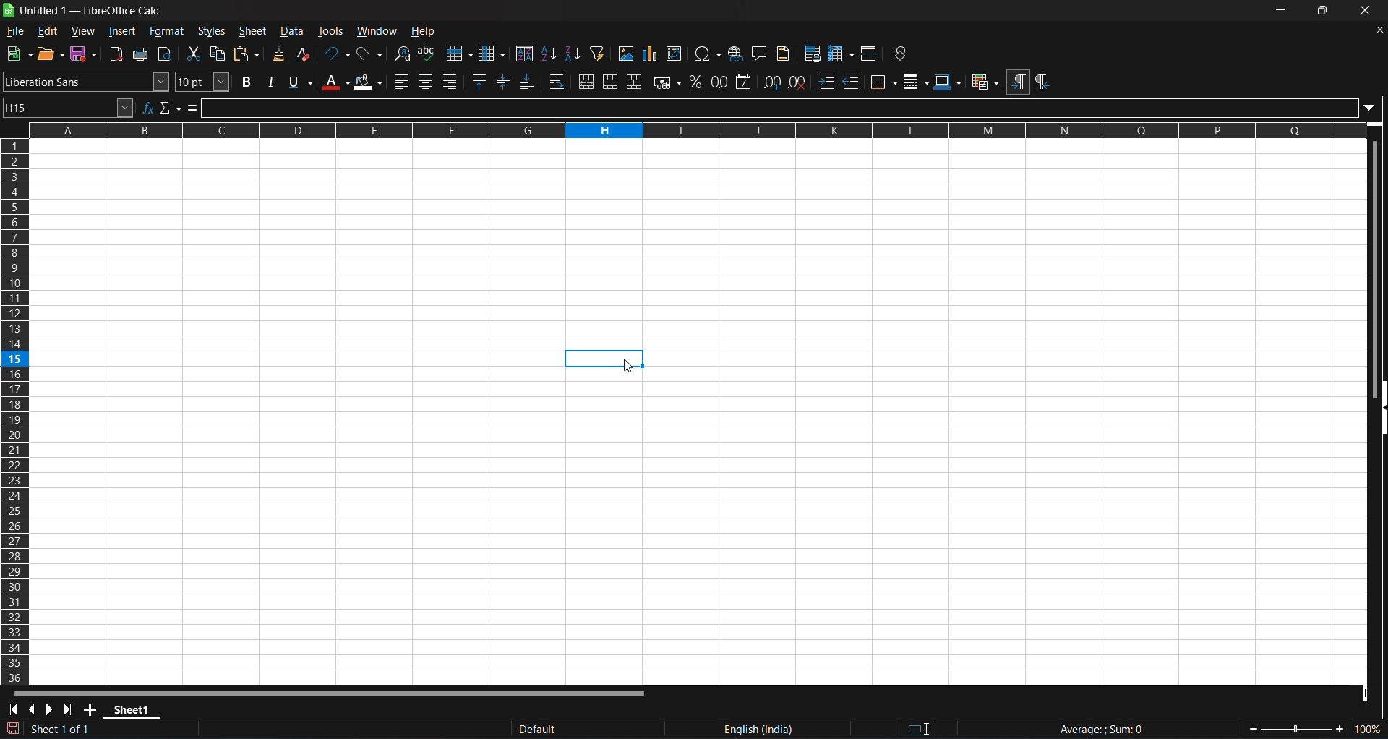 The height and width of the screenshot is (739, 1388). What do you see at coordinates (1018, 82) in the screenshot?
I see `left to right` at bounding box center [1018, 82].